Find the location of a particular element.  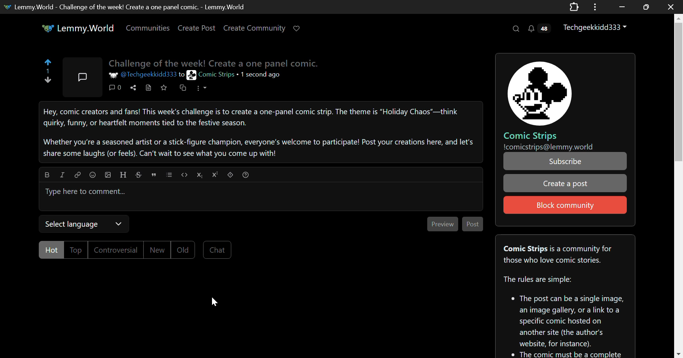

Chat is located at coordinates (218, 250).